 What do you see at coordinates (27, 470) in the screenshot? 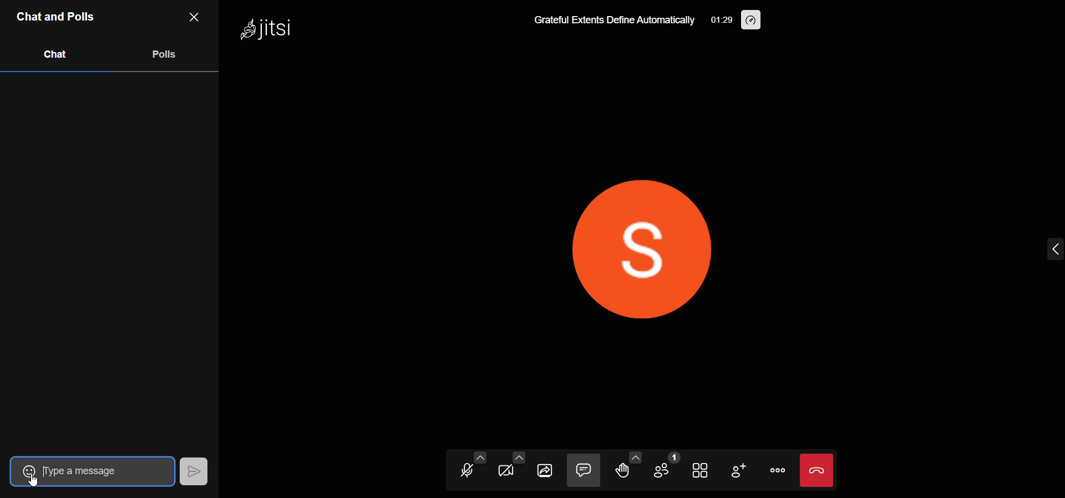
I see `emoji` at bounding box center [27, 470].